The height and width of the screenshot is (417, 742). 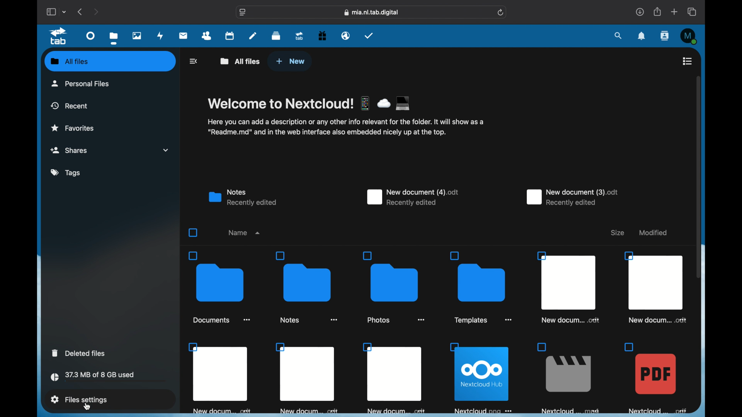 I want to click on downloads, so click(x=640, y=12).